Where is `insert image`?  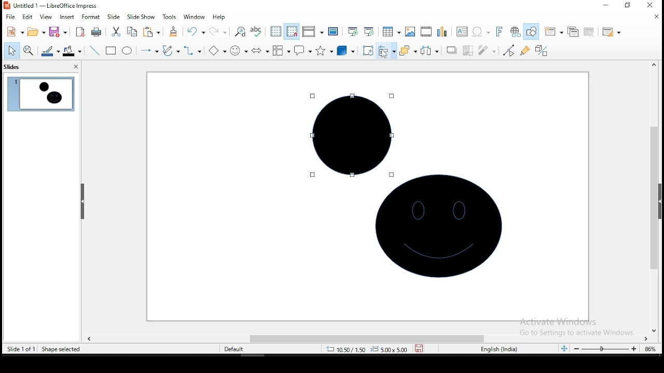
insert image is located at coordinates (409, 32).